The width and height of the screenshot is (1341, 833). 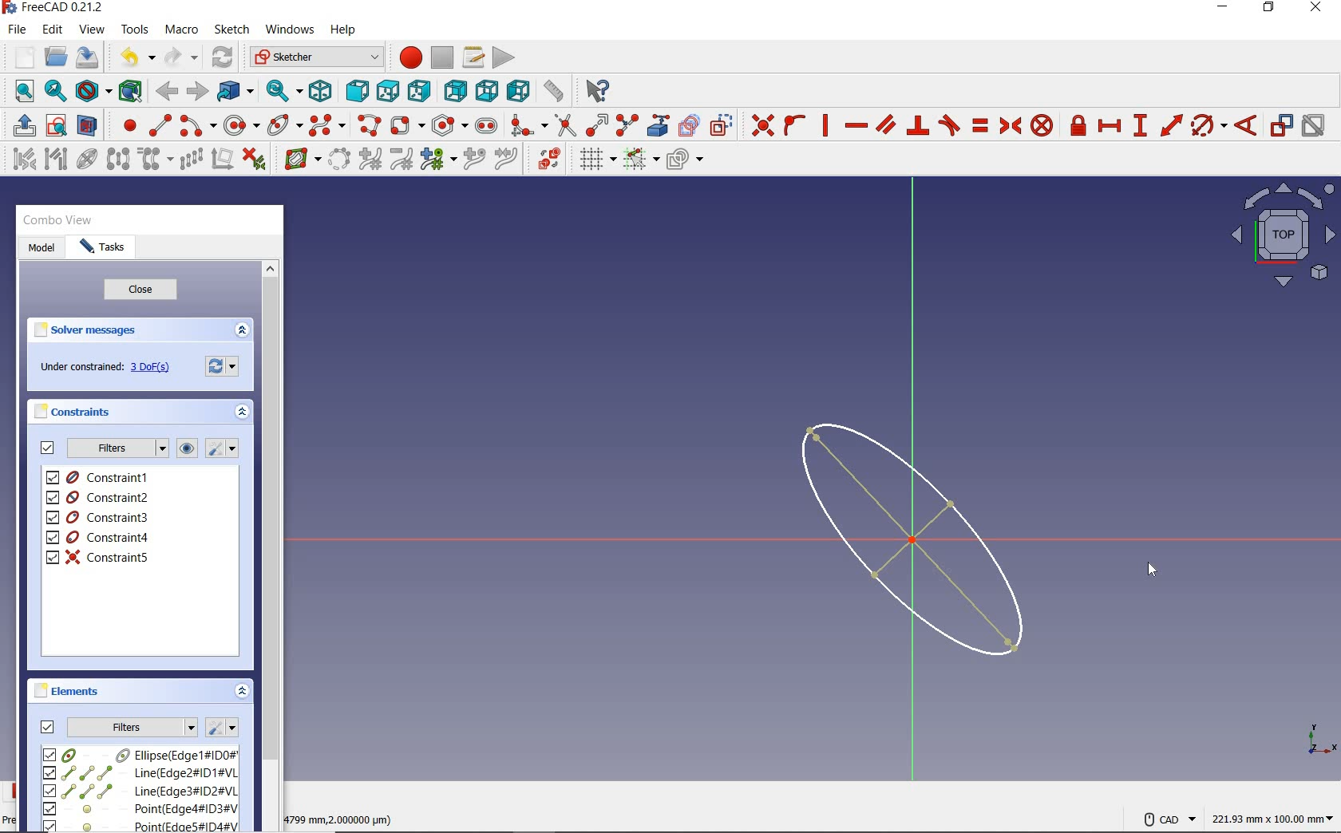 What do you see at coordinates (103, 248) in the screenshot?
I see `tasks` at bounding box center [103, 248].